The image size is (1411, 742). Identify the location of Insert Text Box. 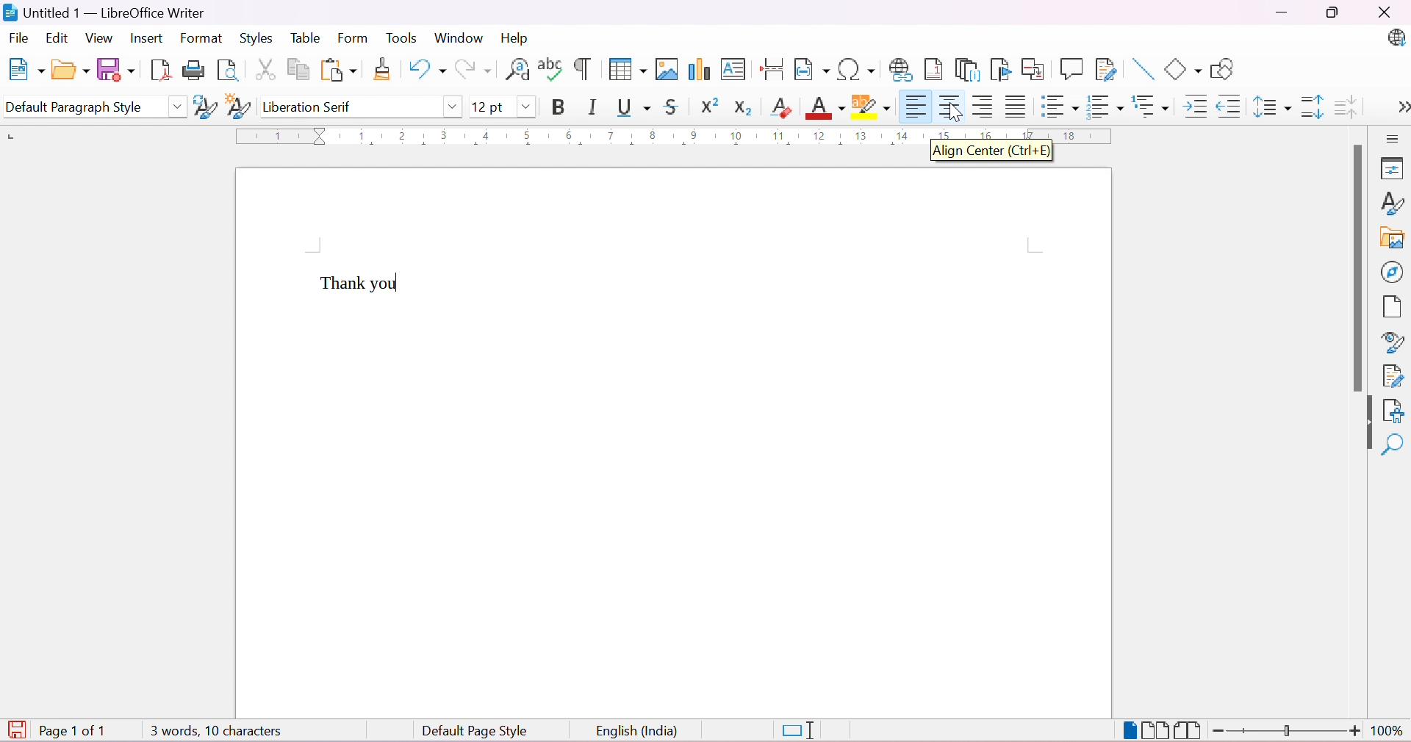
(733, 71).